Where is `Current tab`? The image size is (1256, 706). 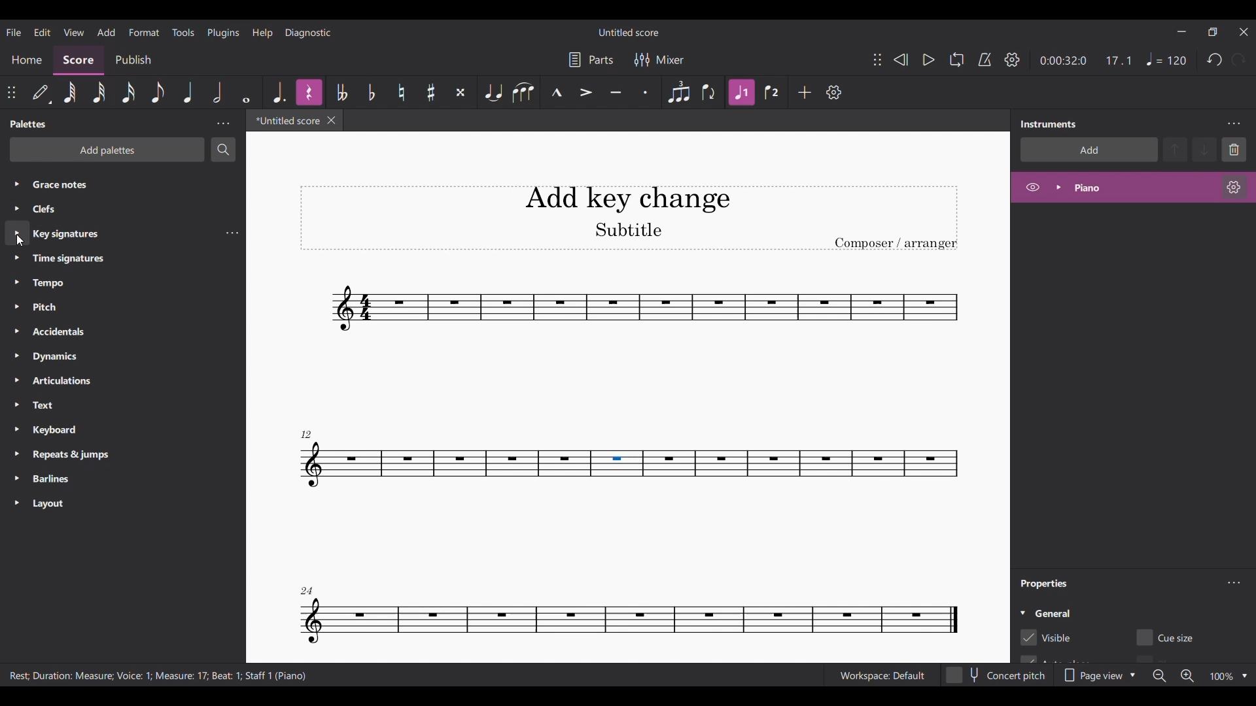
Current tab is located at coordinates (287, 120).